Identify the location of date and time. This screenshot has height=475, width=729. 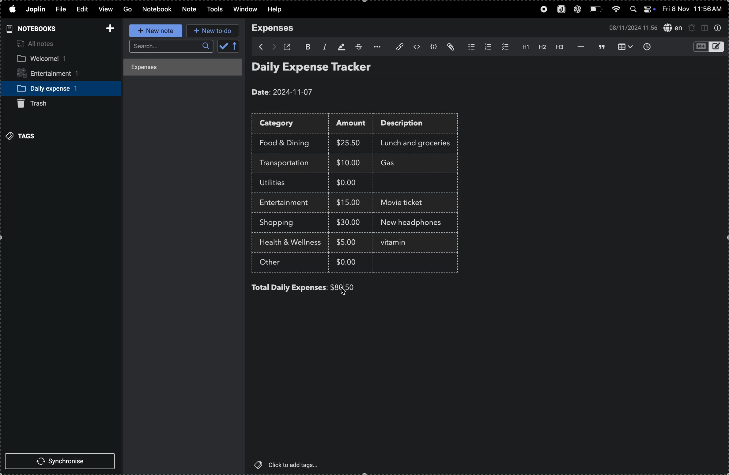
(693, 9).